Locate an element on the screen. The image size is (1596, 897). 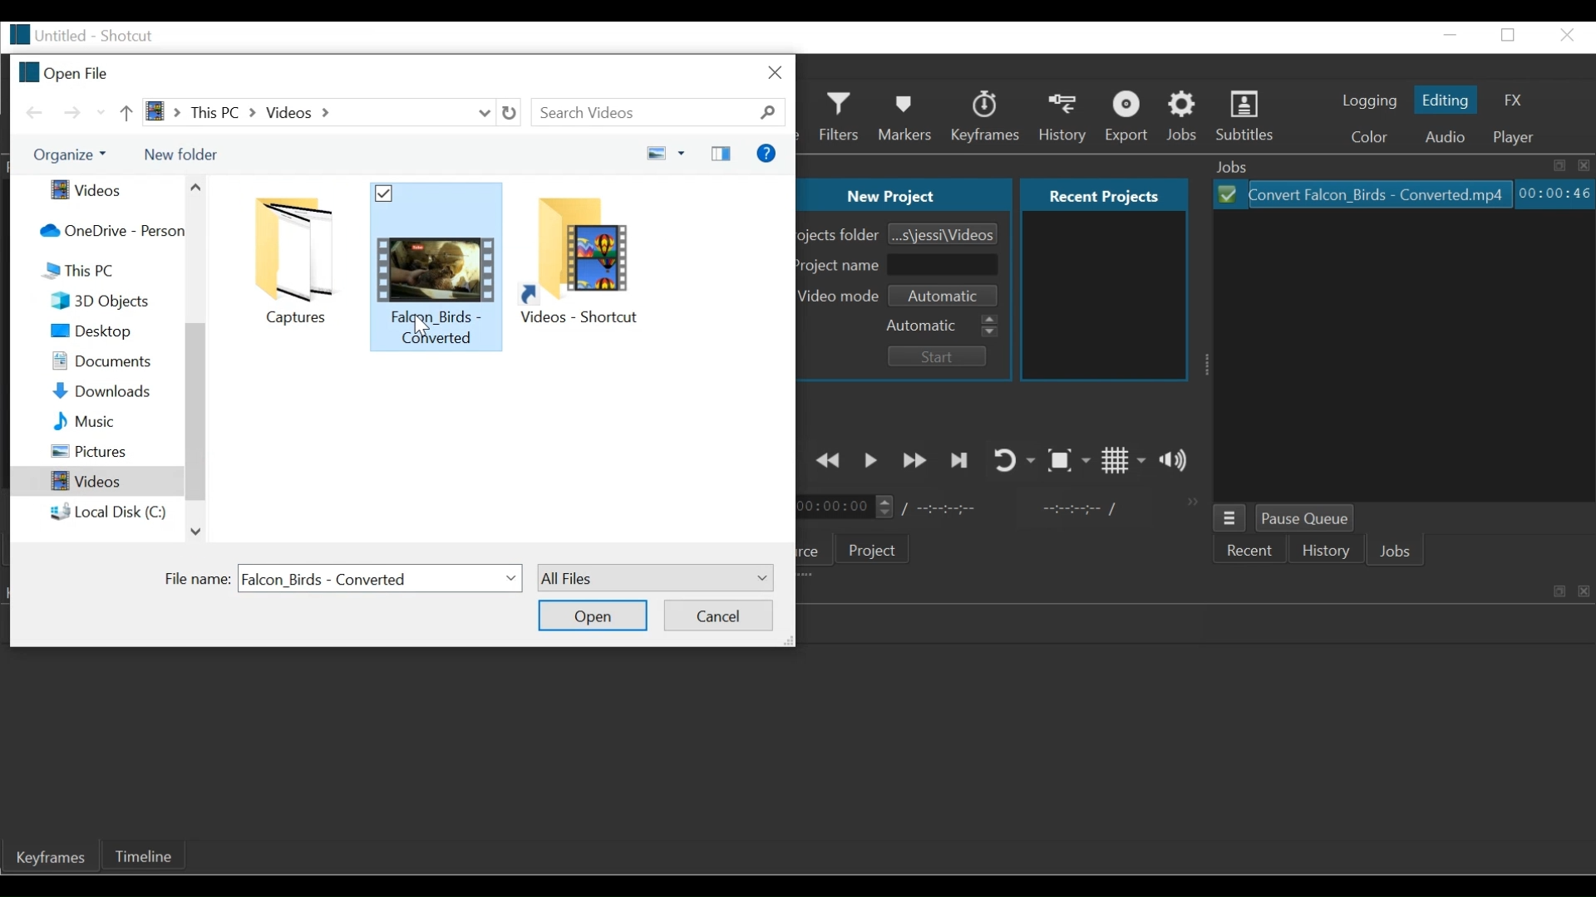
All files is located at coordinates (656, 578).